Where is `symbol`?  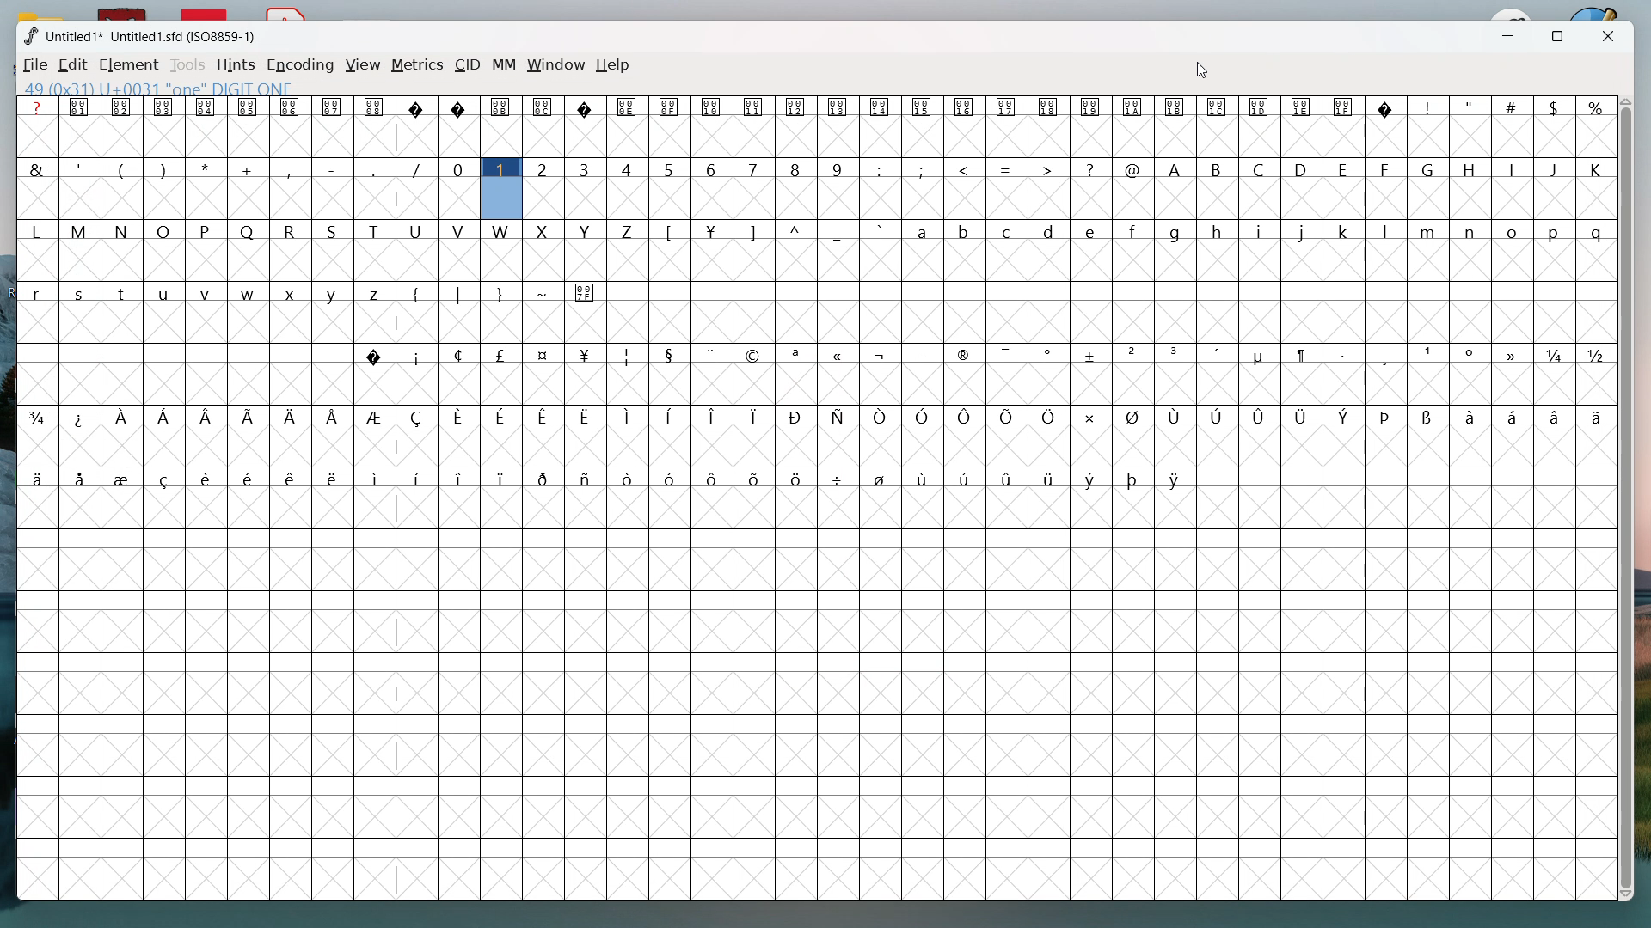
symbol is located at coordinates (629, 107).